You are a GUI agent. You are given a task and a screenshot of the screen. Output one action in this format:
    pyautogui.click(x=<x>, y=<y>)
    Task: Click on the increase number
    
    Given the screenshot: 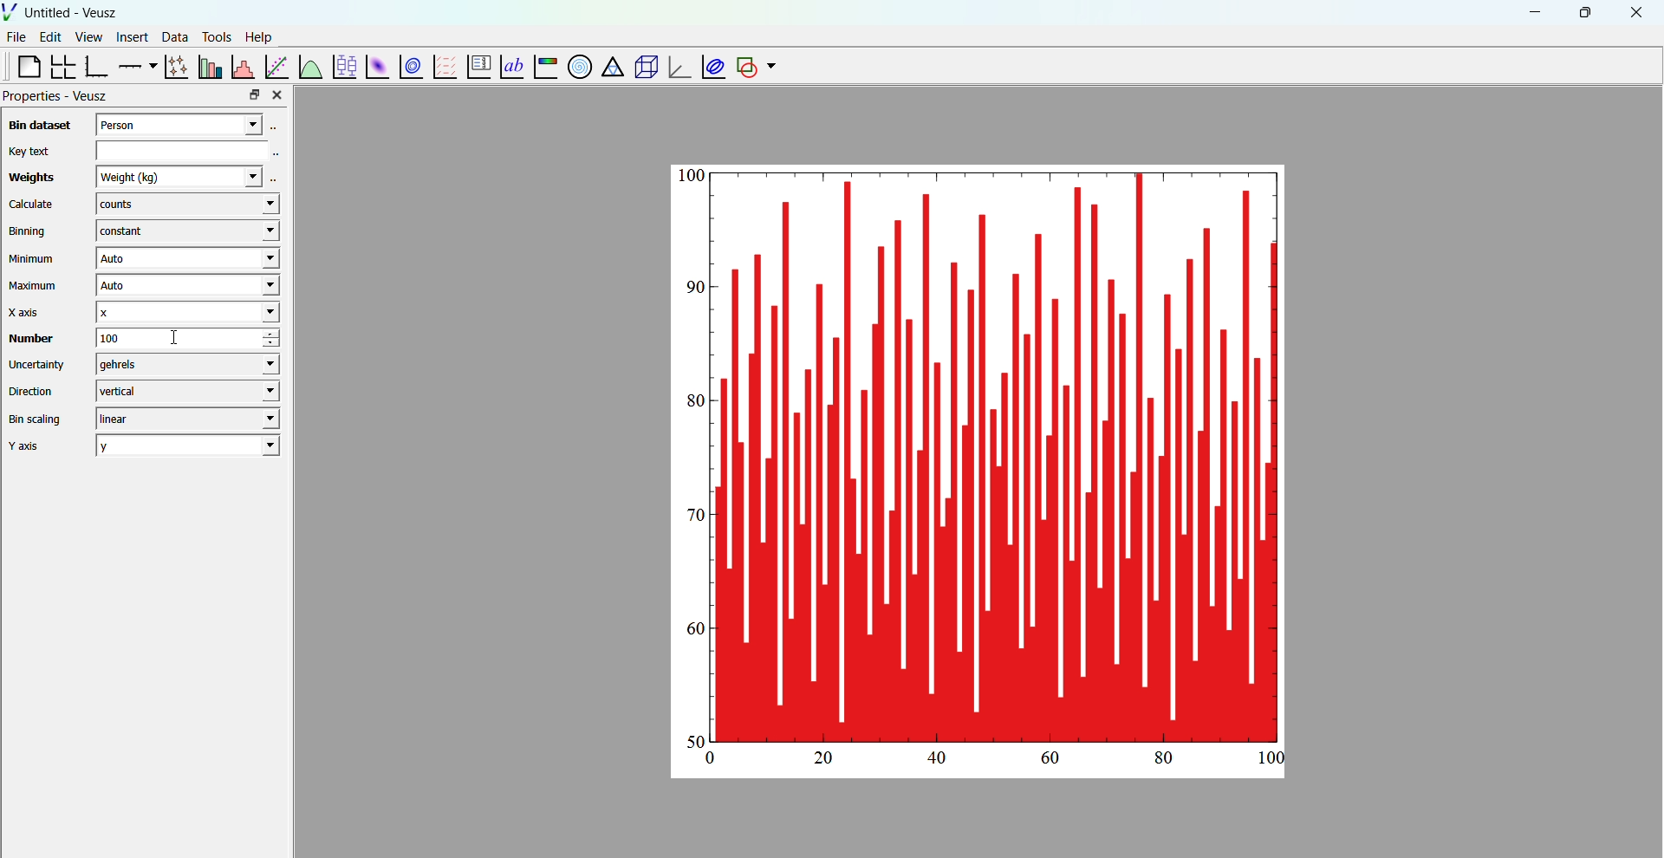 What is the action you would take?
    pyautogui.click(x=283, y=334)
    